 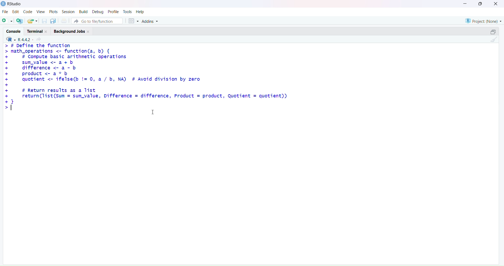 What do you see at coordinates (67, 11) in the screenshot?
I see `Session` at bounding box center [67, 11].